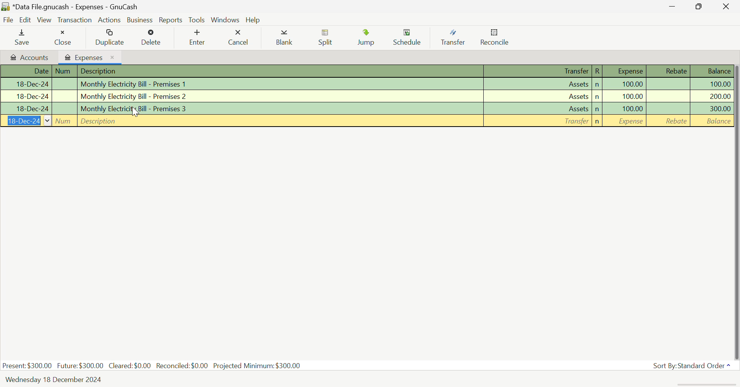  I want to click on Delete, so click(151, 38).